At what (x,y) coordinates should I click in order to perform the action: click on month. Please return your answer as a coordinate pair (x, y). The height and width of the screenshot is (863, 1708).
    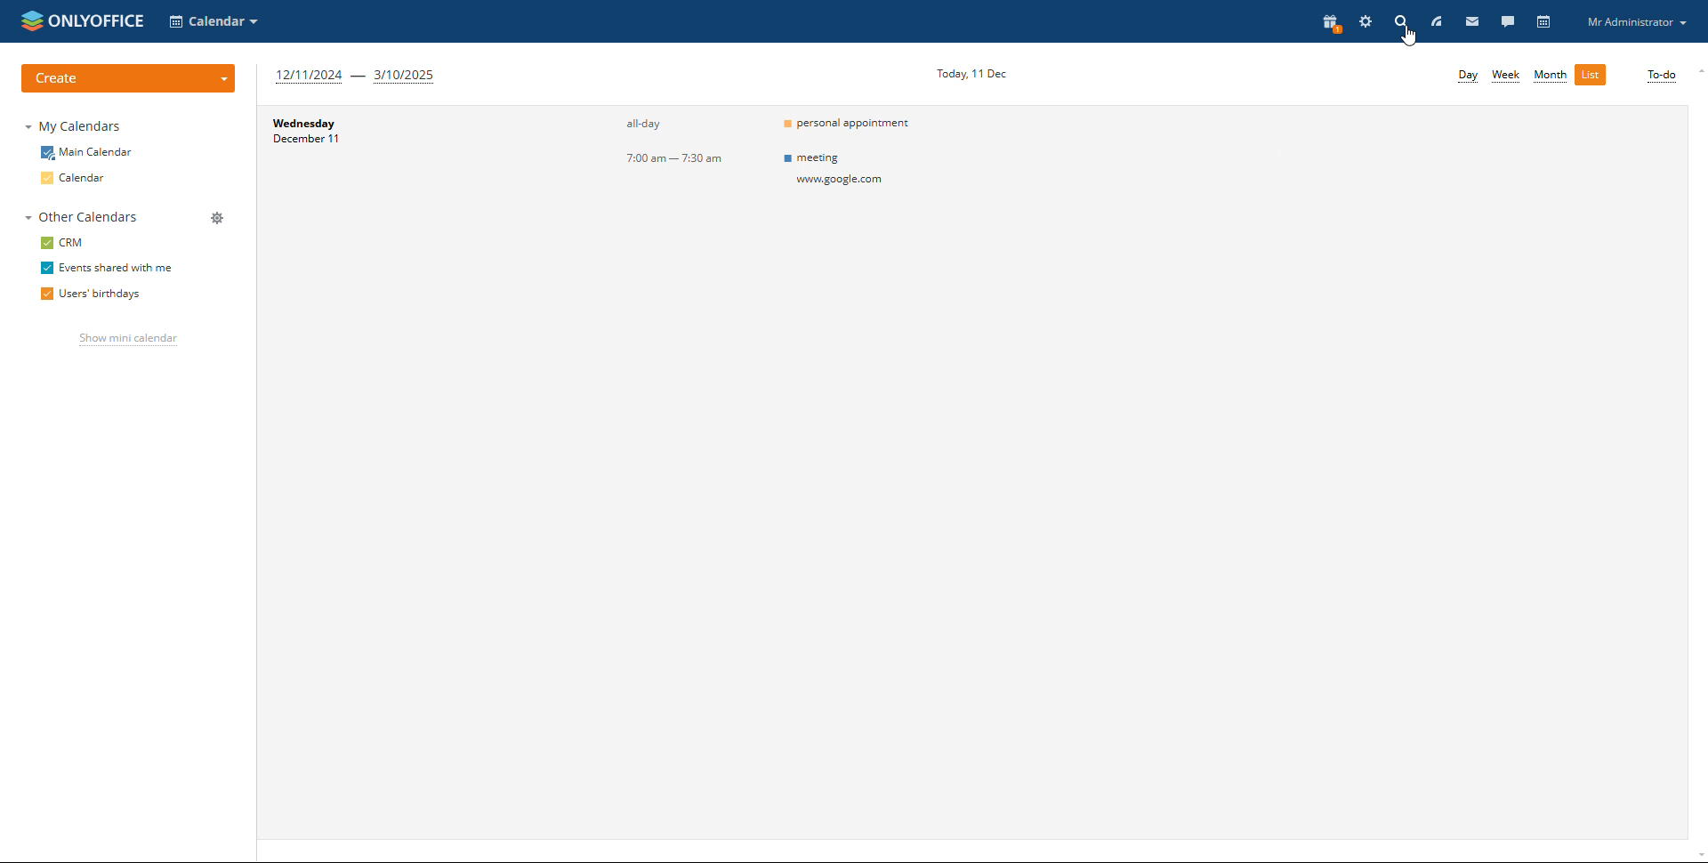
    Looking at the image, I should click on (1551, 74).